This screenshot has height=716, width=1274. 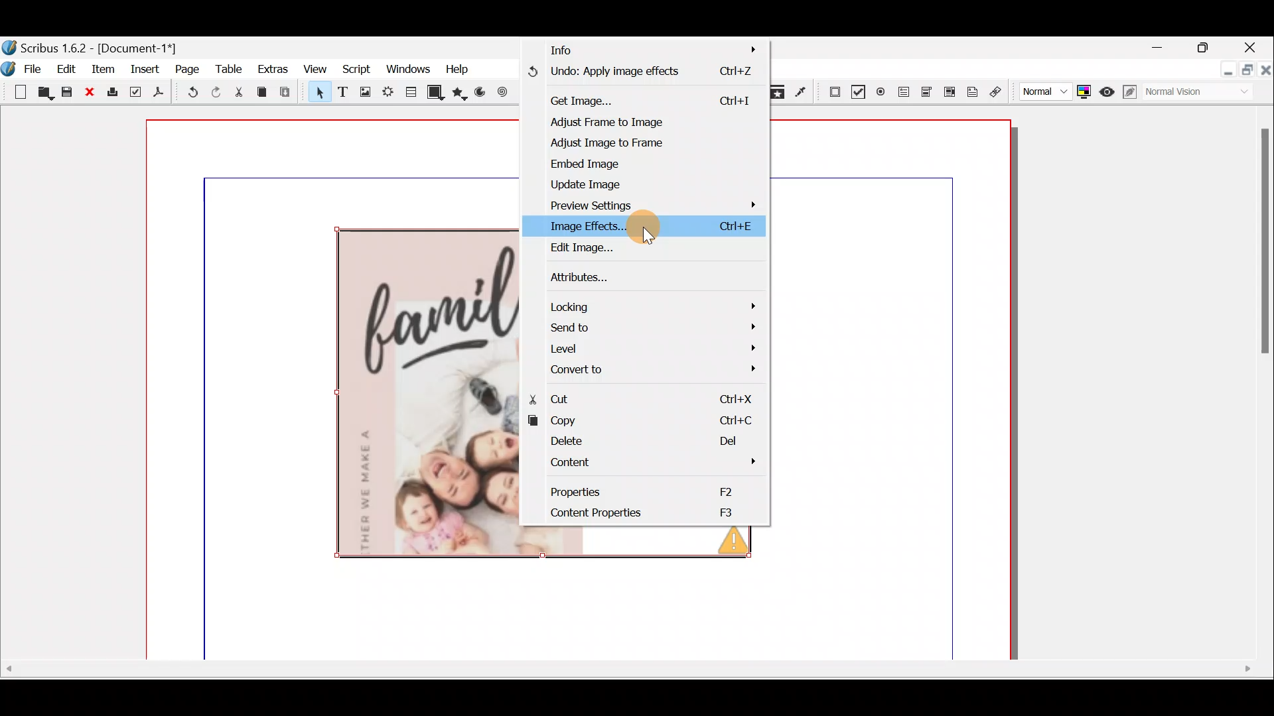 I want to click on Link annotation, so click(x=1001, y=93).